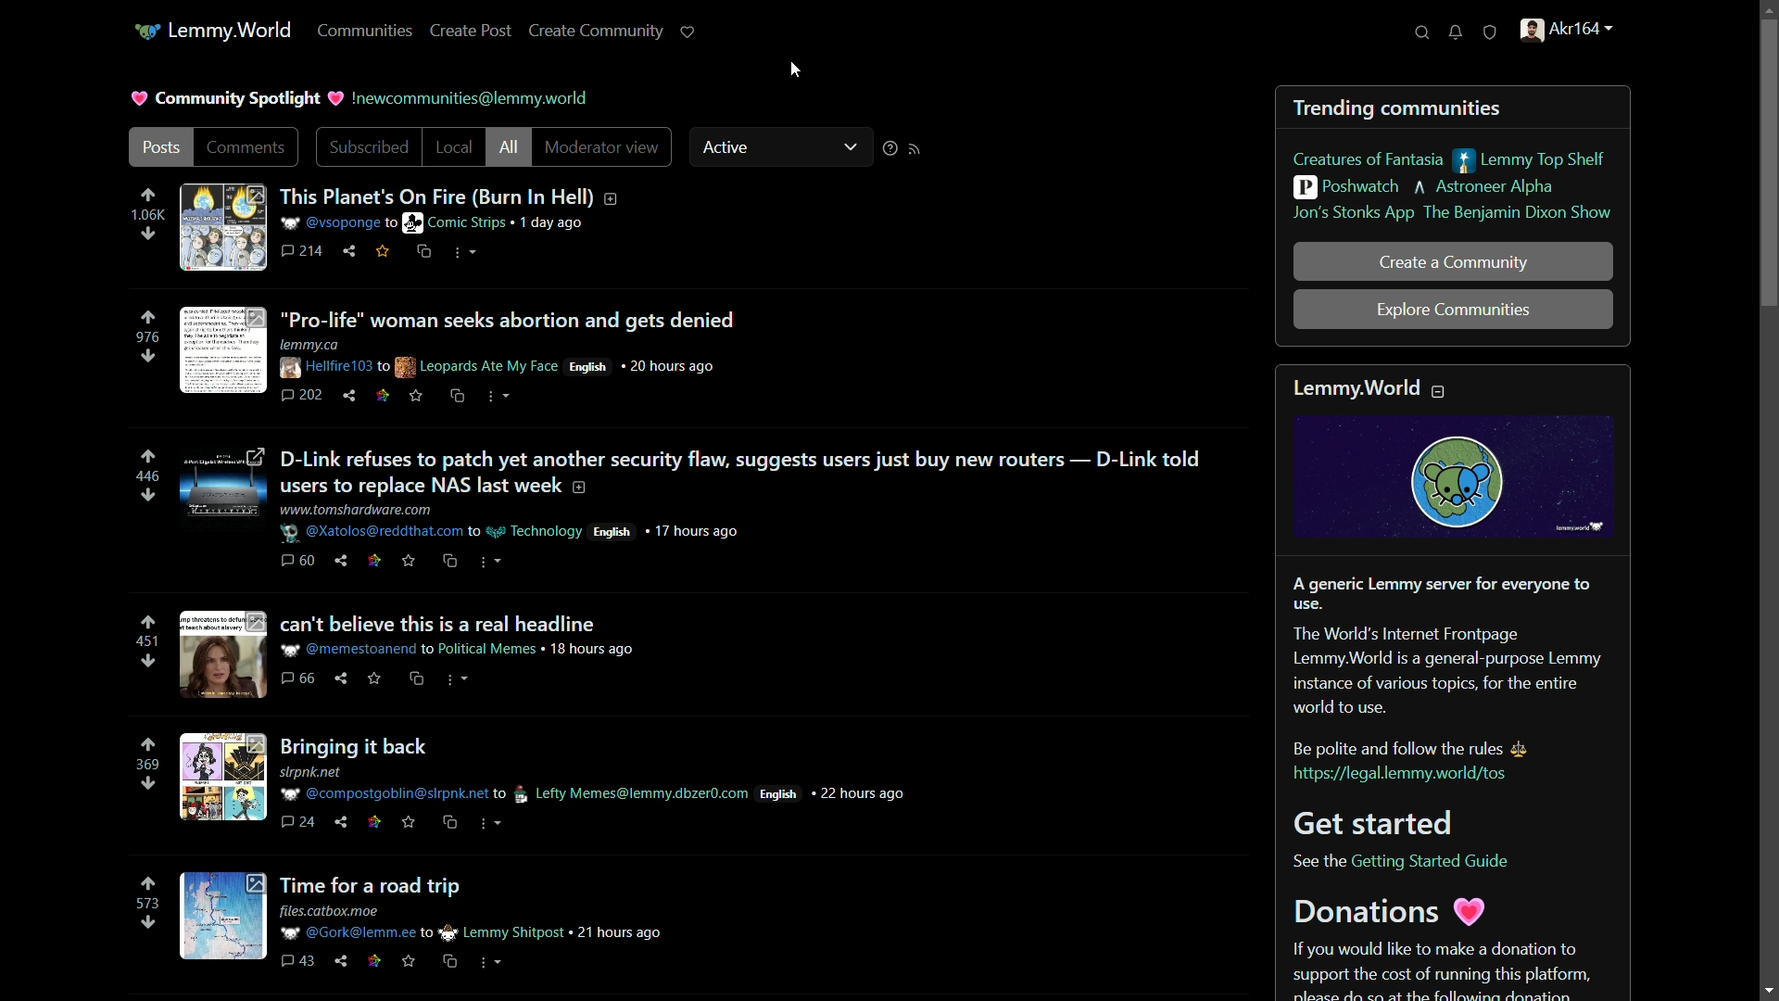 The height and width of the screenshot is (1001, 1779). What do you see at coordinates (454, 146) in the screenshot?
I see `local` at bounding box center [454, 146].